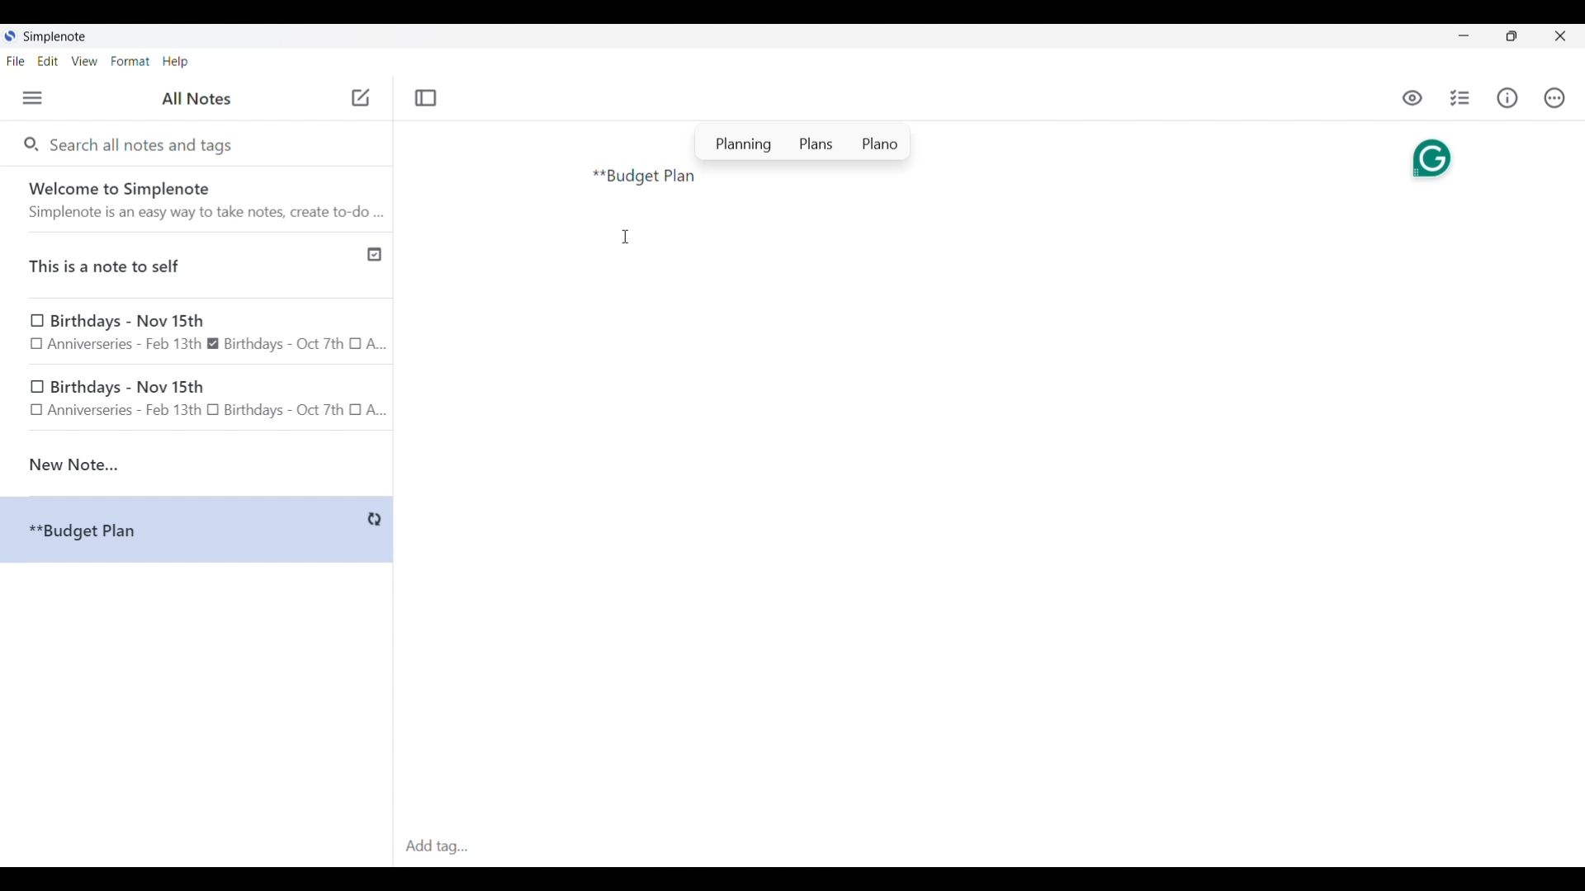 Image resolution: width=1585 pixels, height=891 pixels. I want to click on Edit menu, so click(49, 60).